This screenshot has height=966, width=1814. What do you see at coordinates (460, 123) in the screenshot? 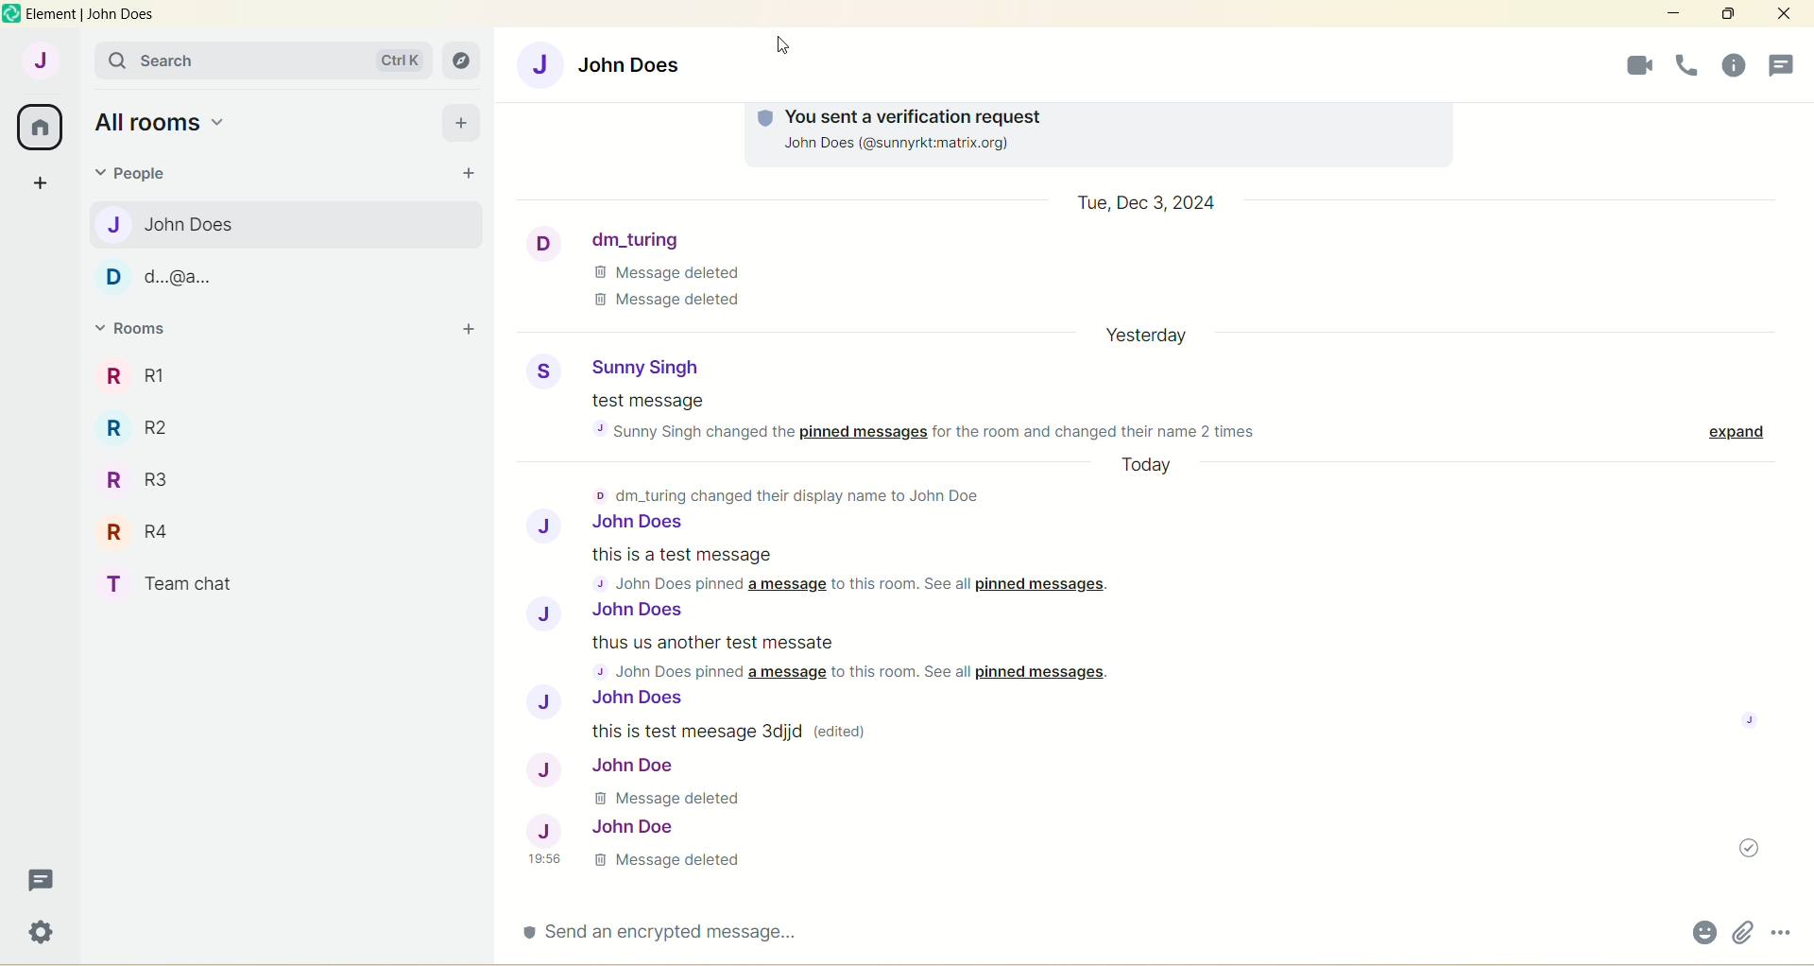
I see `add` at bounding box center [460, 123].